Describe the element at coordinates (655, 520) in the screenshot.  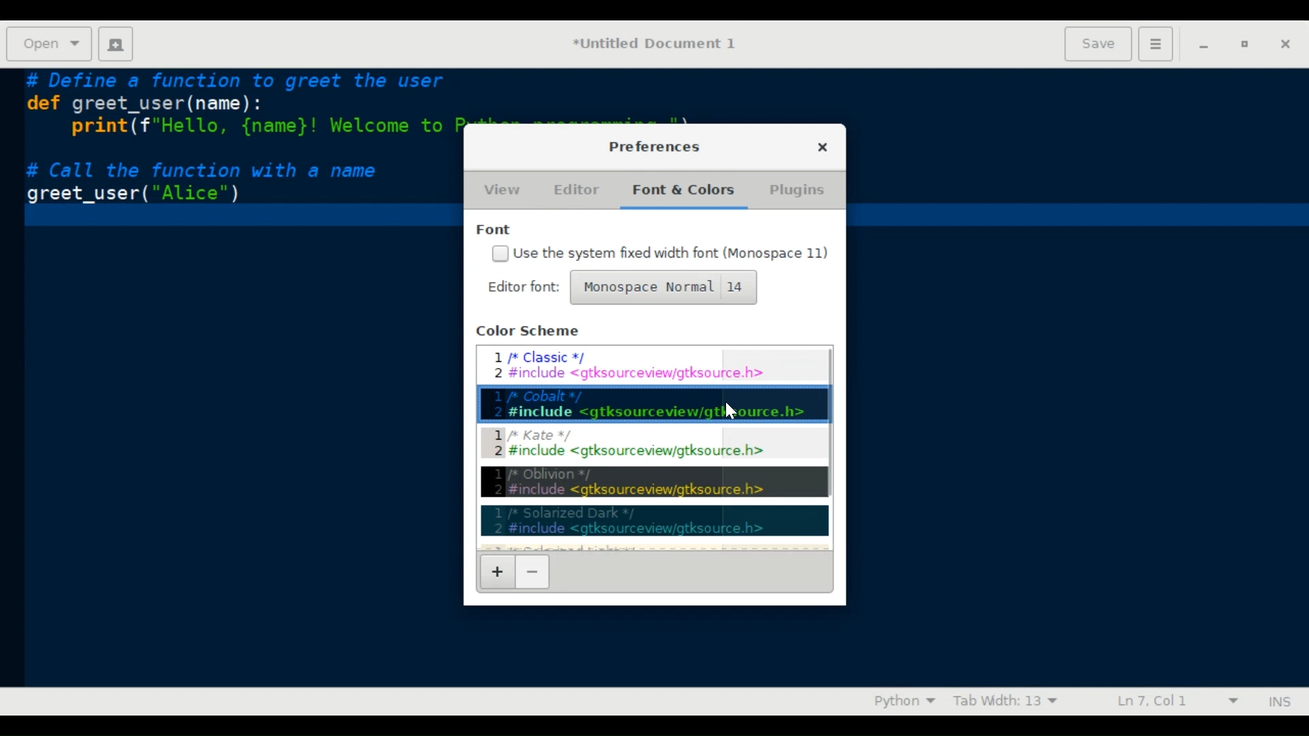
I see `Solarized dark` at that location.